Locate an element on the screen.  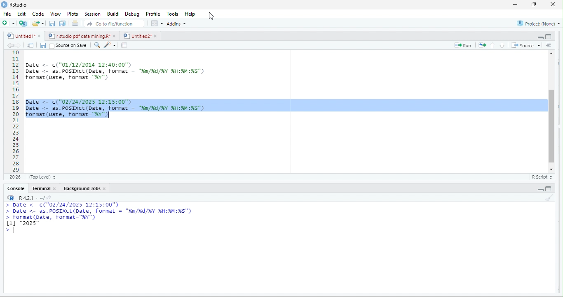
hide r script is located at coordinates (539, 35).